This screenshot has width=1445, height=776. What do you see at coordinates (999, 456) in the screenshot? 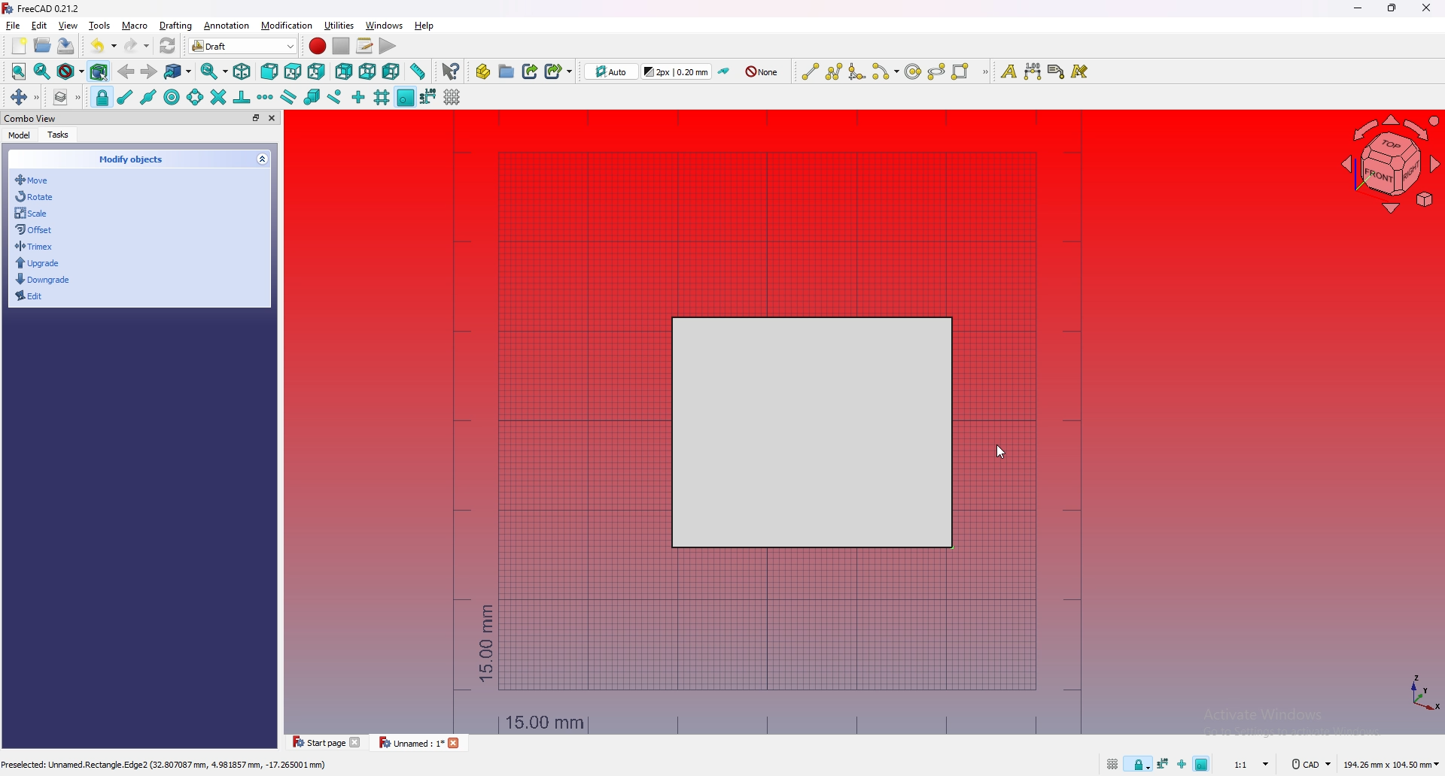
I see `cursor` at bounding box center [999, 456].